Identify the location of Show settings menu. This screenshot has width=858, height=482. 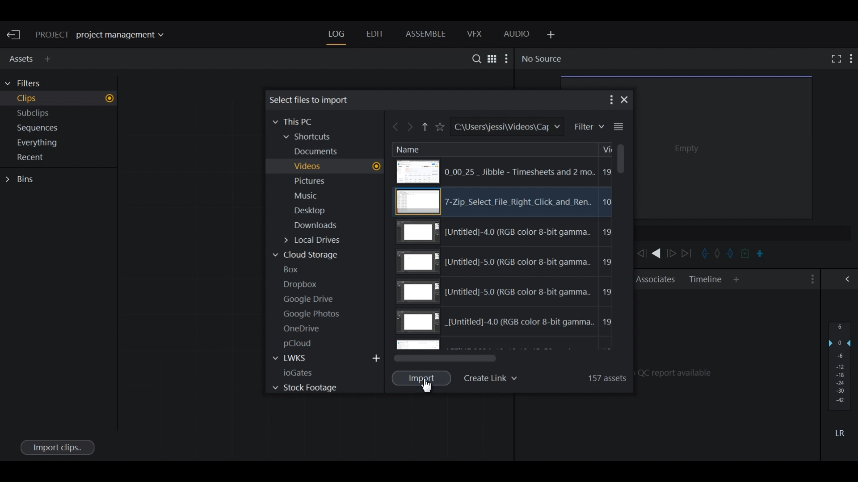
(507, 58).